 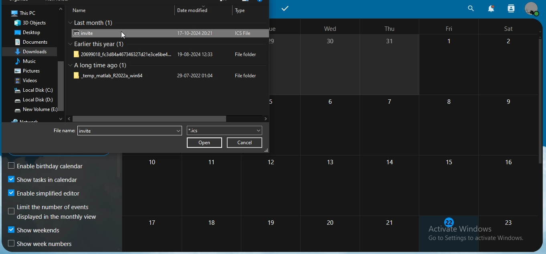 I want to click on this pc, so click(x=22, y=12).